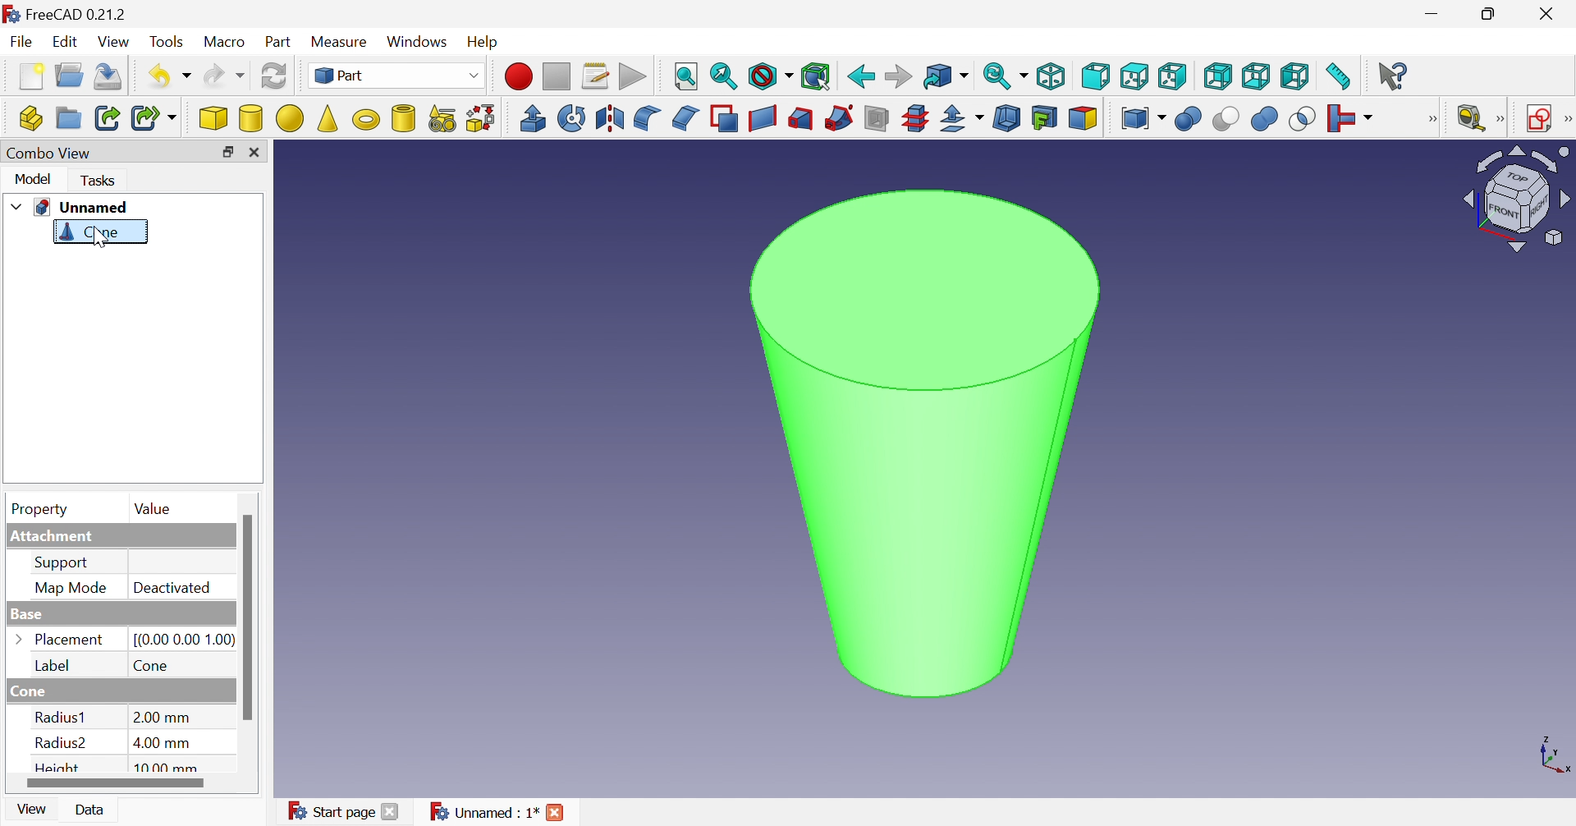 Image resolution: width=1576 pixels, height=826 pixels. What do you see at coordinates (1299, 121) in the screenshot?
I see `Intersection` at bounding box center [1299, 121].